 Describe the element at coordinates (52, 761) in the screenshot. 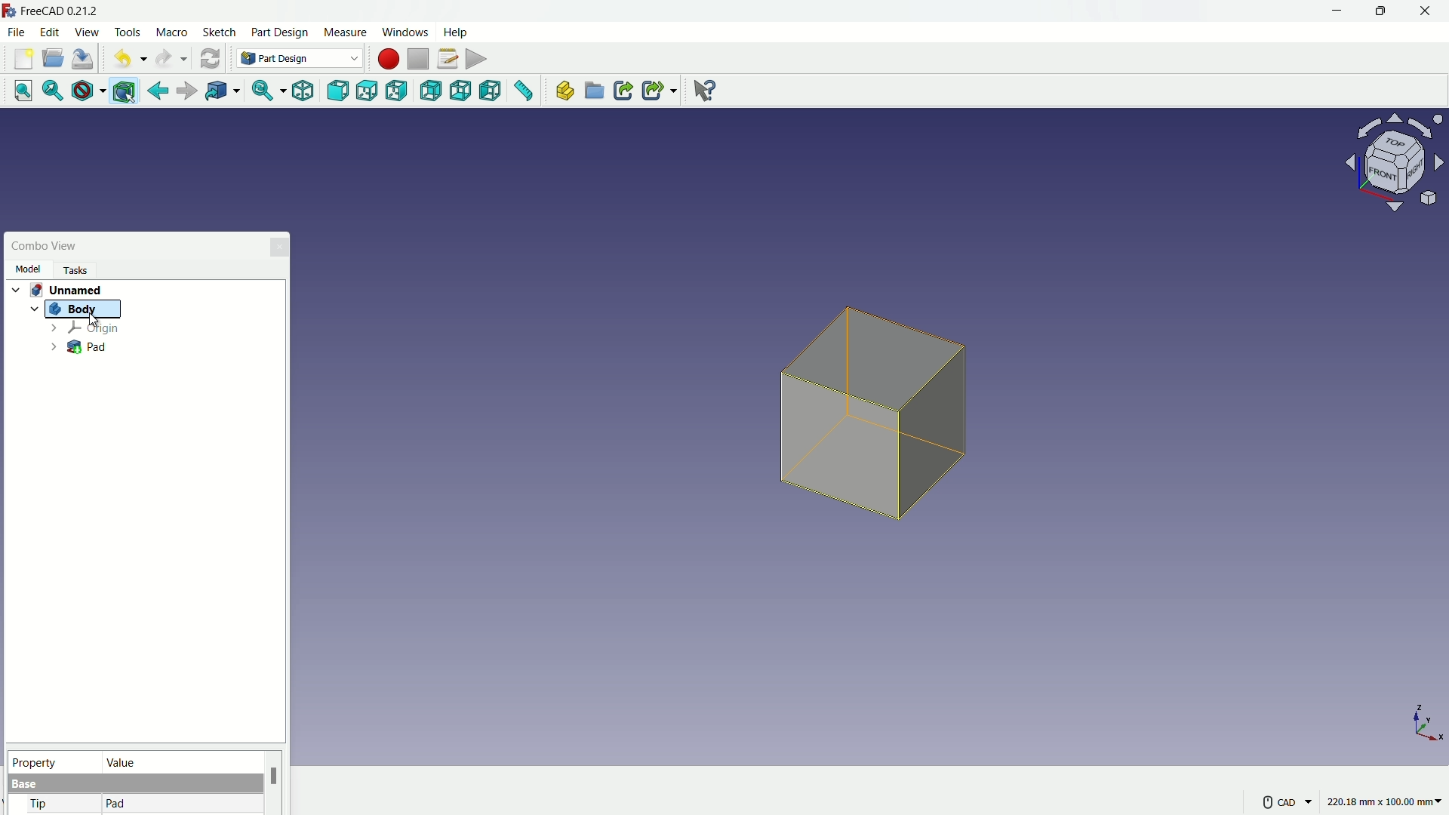

I see `property` at that location.